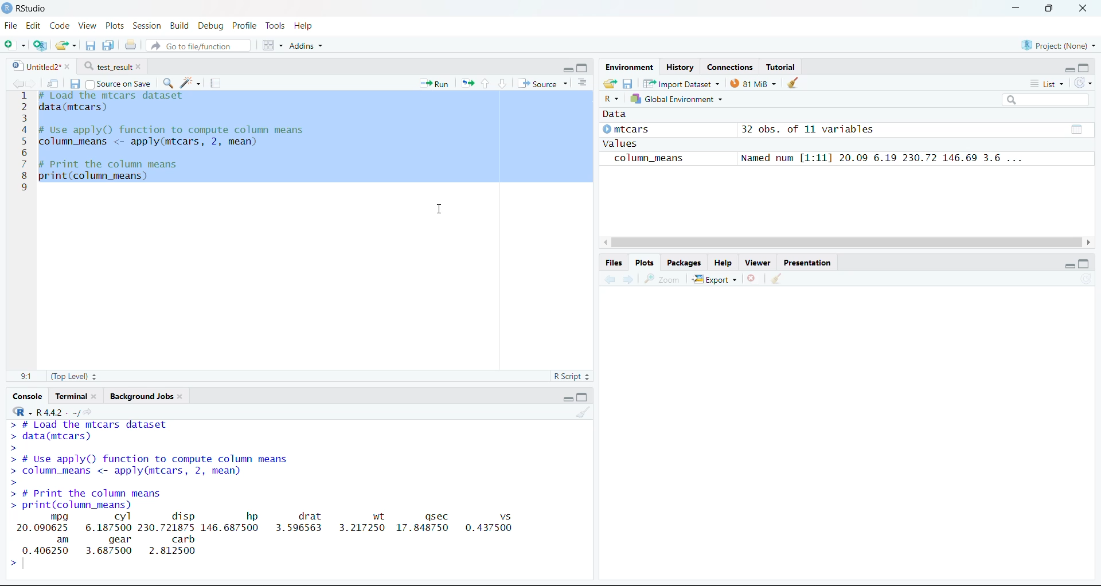  What do you see at coordinates (122, 83) in the screenshot?
I see `Source on Save` at bounding box center [122, 83].